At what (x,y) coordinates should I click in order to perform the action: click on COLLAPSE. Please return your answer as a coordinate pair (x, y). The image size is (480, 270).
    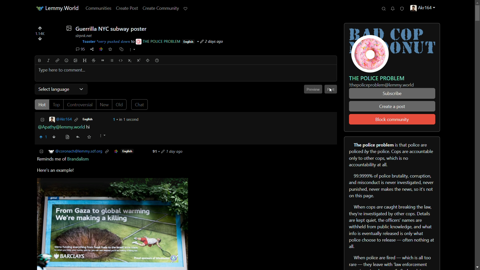
    Looking at the image, I should click on (42, 151).